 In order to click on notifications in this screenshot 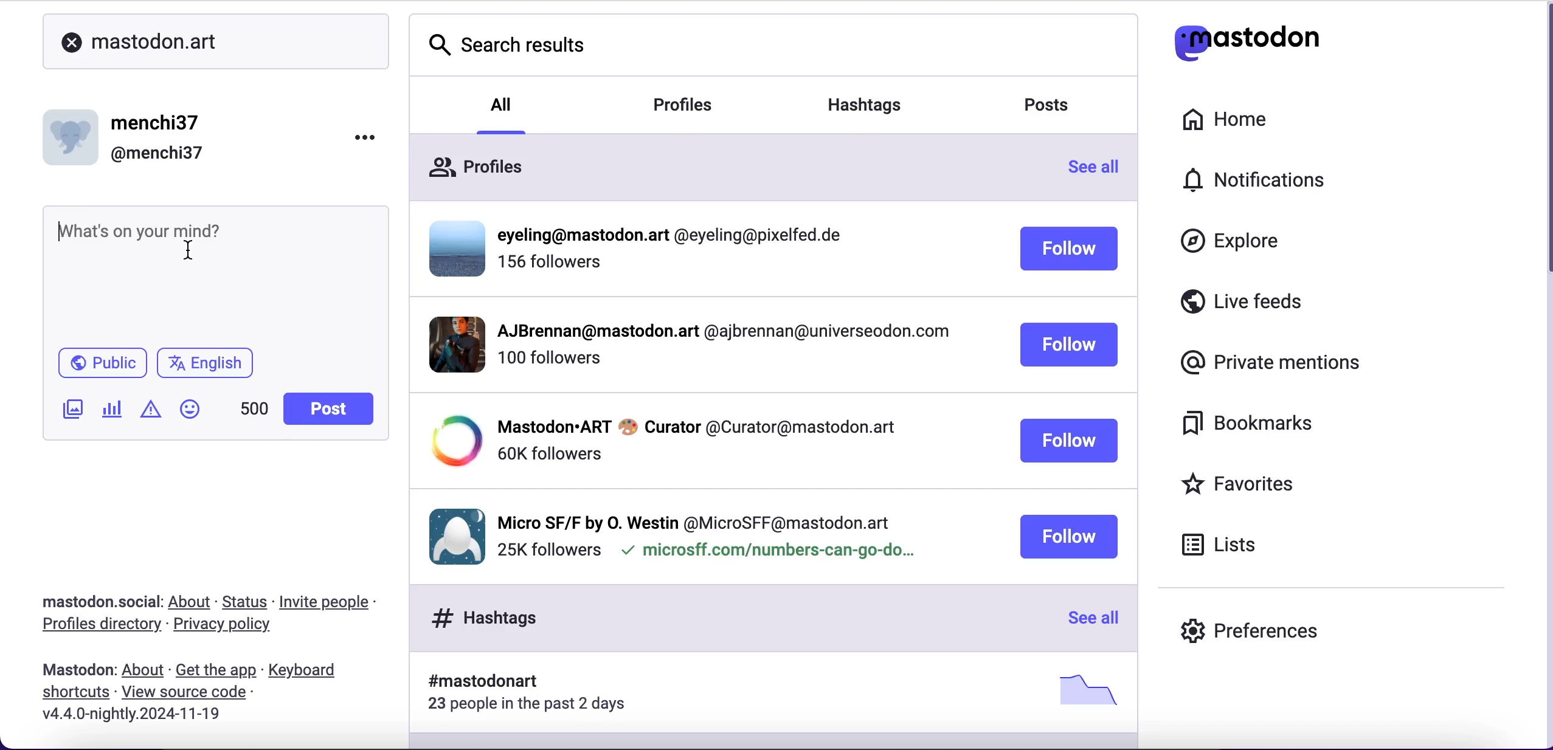, I will do `click(1251, 181)`.